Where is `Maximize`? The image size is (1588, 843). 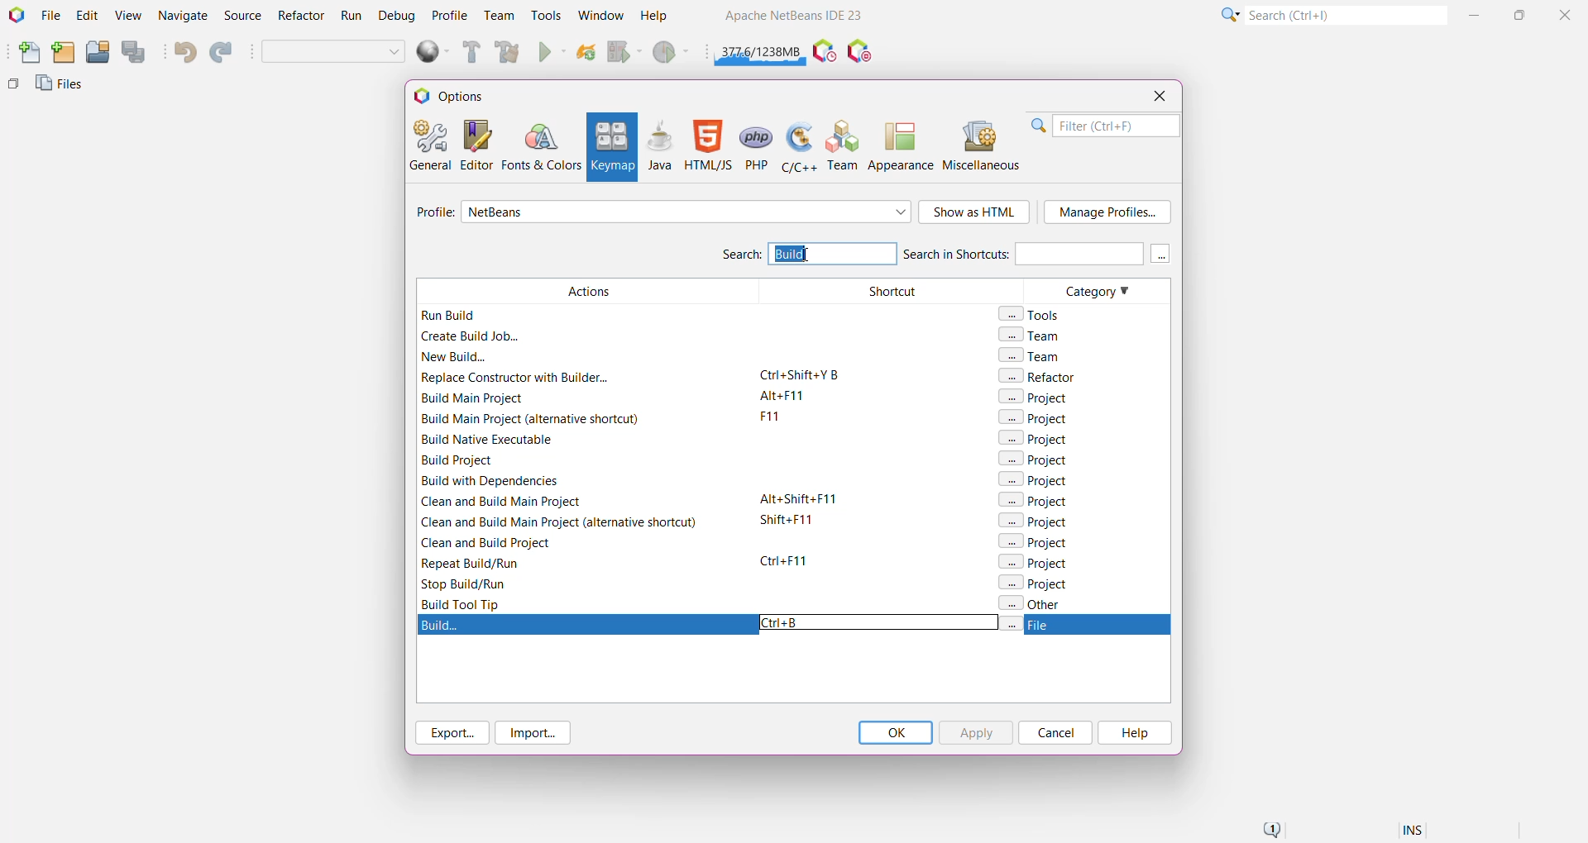
Maximize is located at coordinates (1522, 13).